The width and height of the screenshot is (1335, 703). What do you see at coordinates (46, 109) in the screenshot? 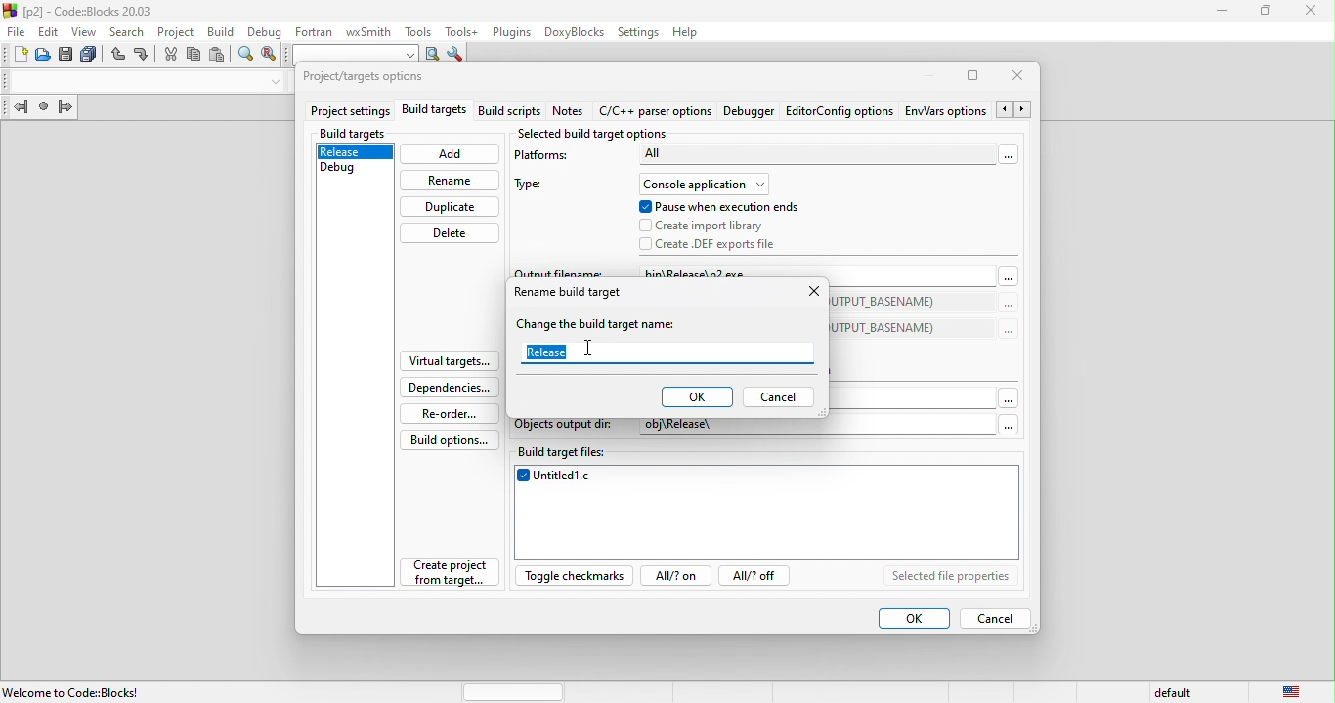
I see `last jump` at bounding box center [46, 109].